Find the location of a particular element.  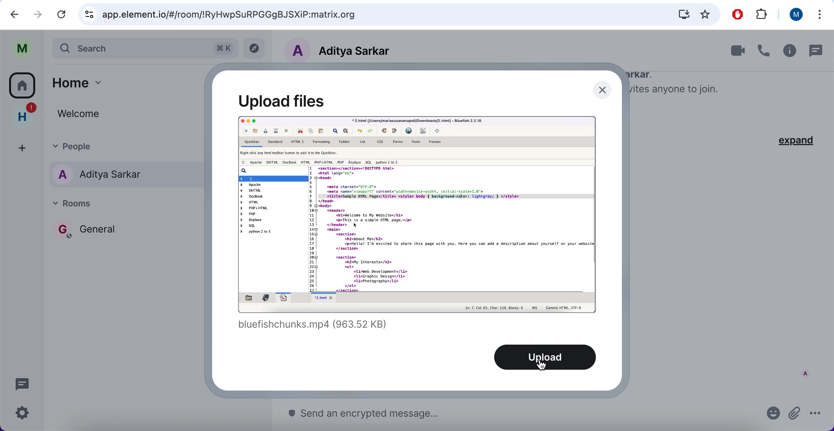

attach is located at coordinates (794, 414).